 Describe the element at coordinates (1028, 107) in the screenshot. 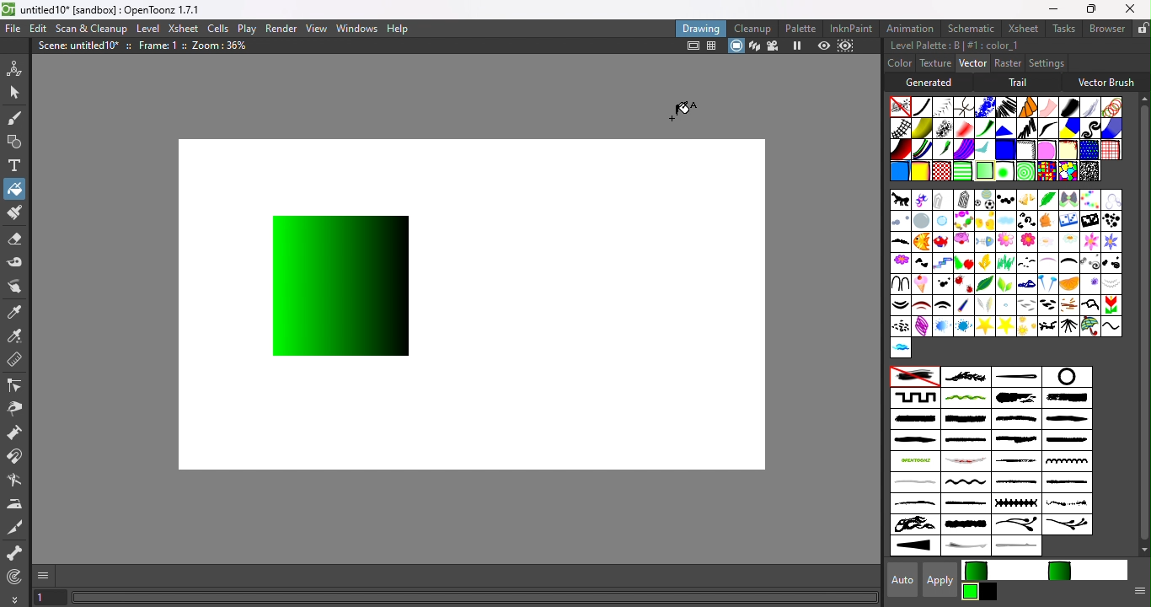

I see `Rope` at that location.